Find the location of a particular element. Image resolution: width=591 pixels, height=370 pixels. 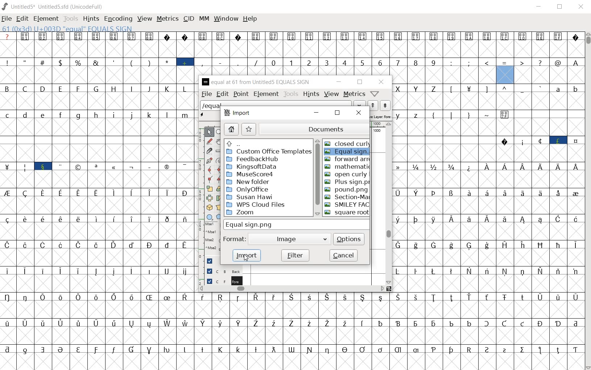

restore down is located at coordinates (559, 7).